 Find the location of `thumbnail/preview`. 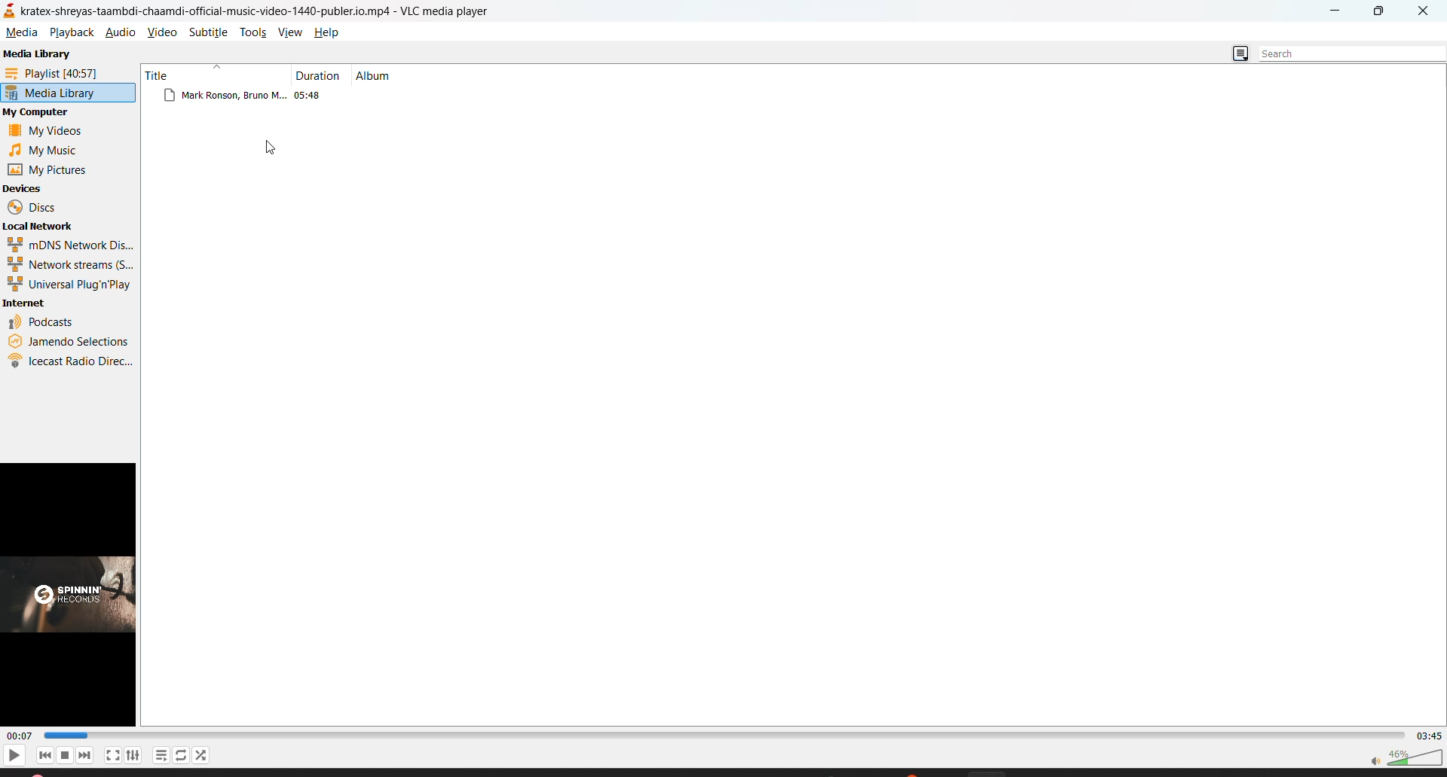

thumbnail/preview is located at coordinates (72, 596).